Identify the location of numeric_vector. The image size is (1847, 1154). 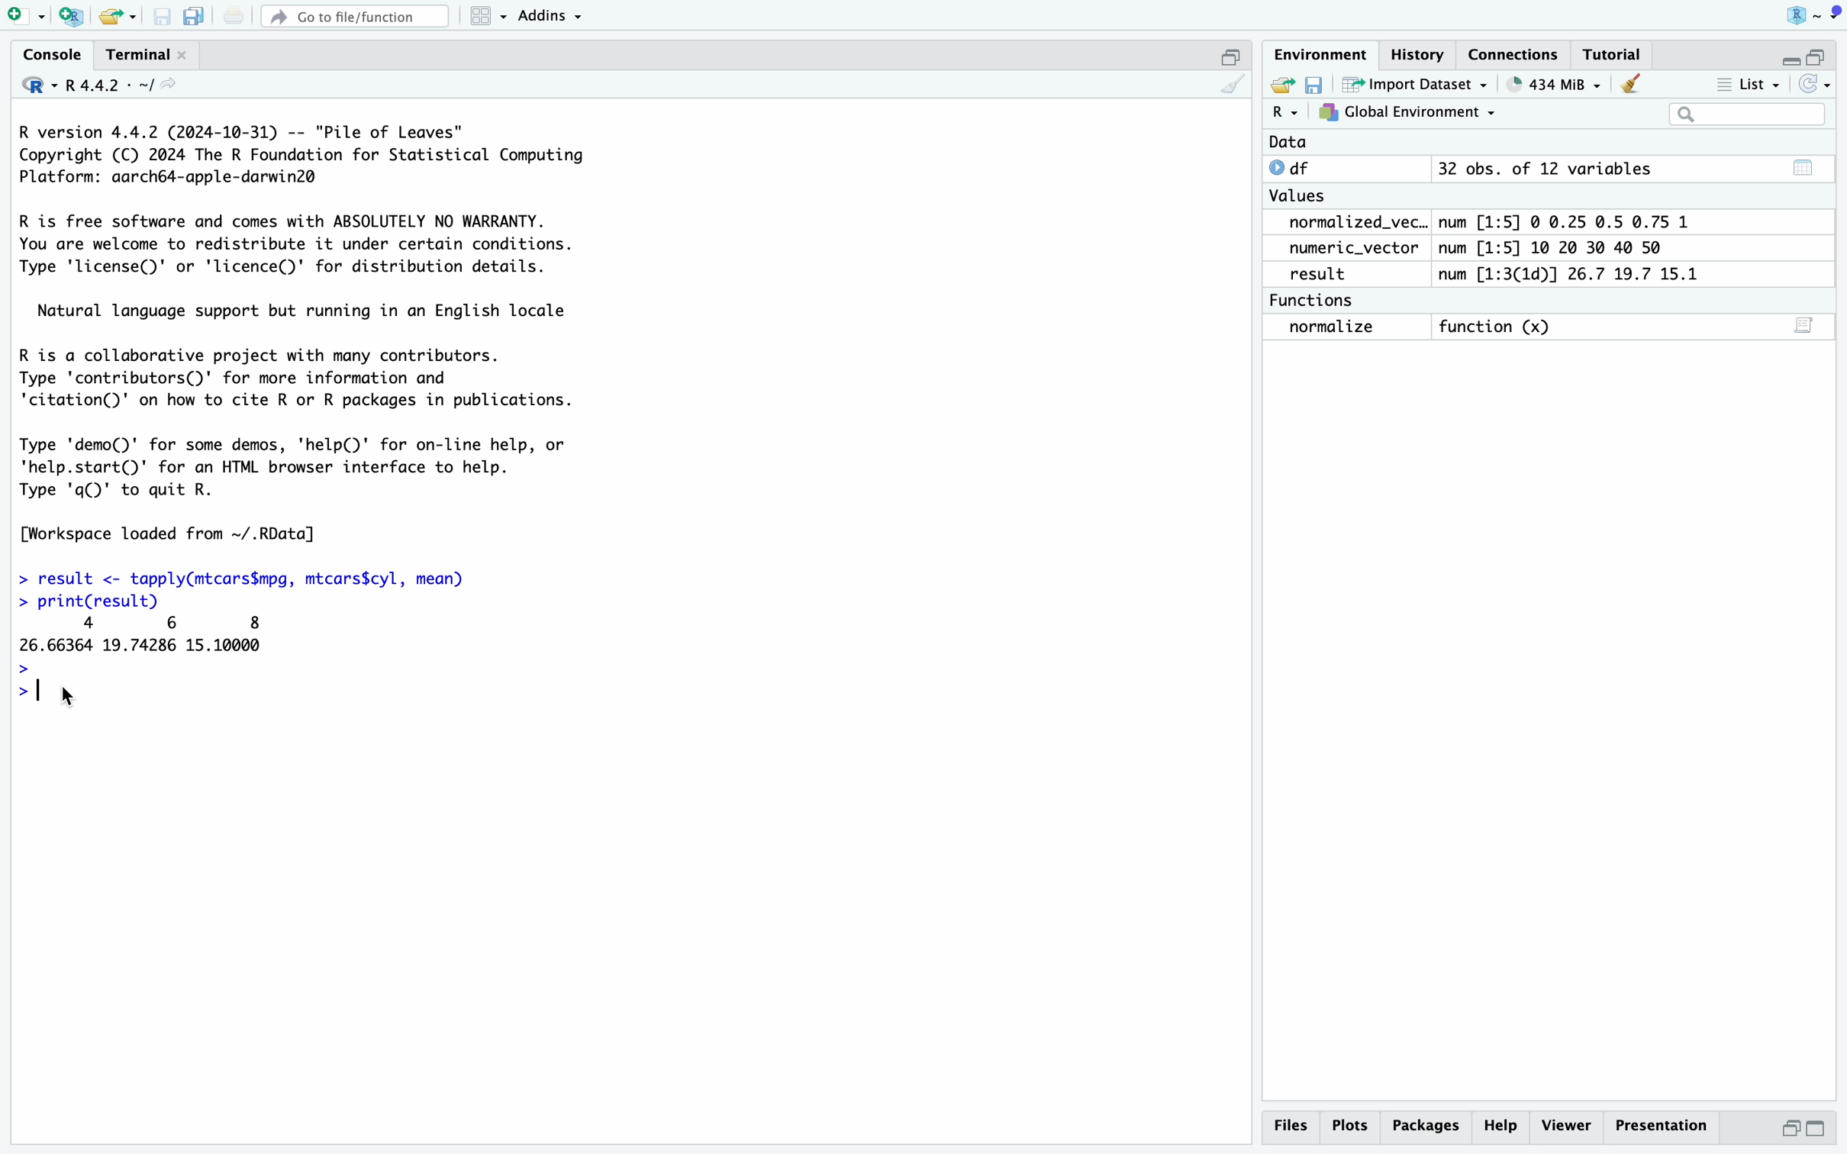
(1353, 247).